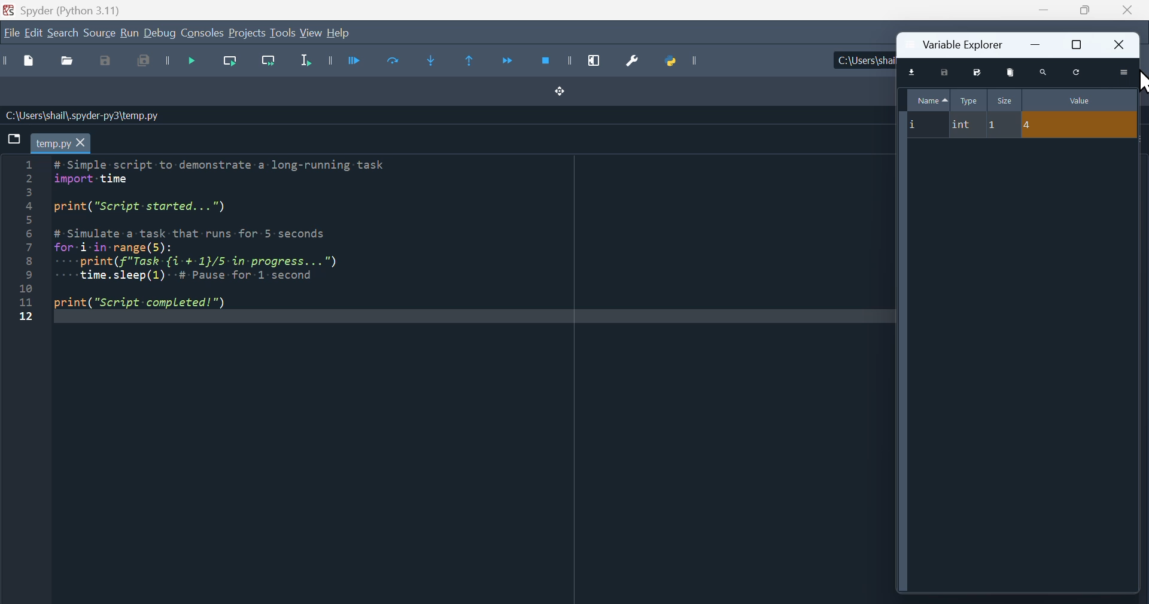 This screenshot has height=604, width=1149. Describe the element at coordinates (970, 100) in the screenshot. I see `Type` at that location.